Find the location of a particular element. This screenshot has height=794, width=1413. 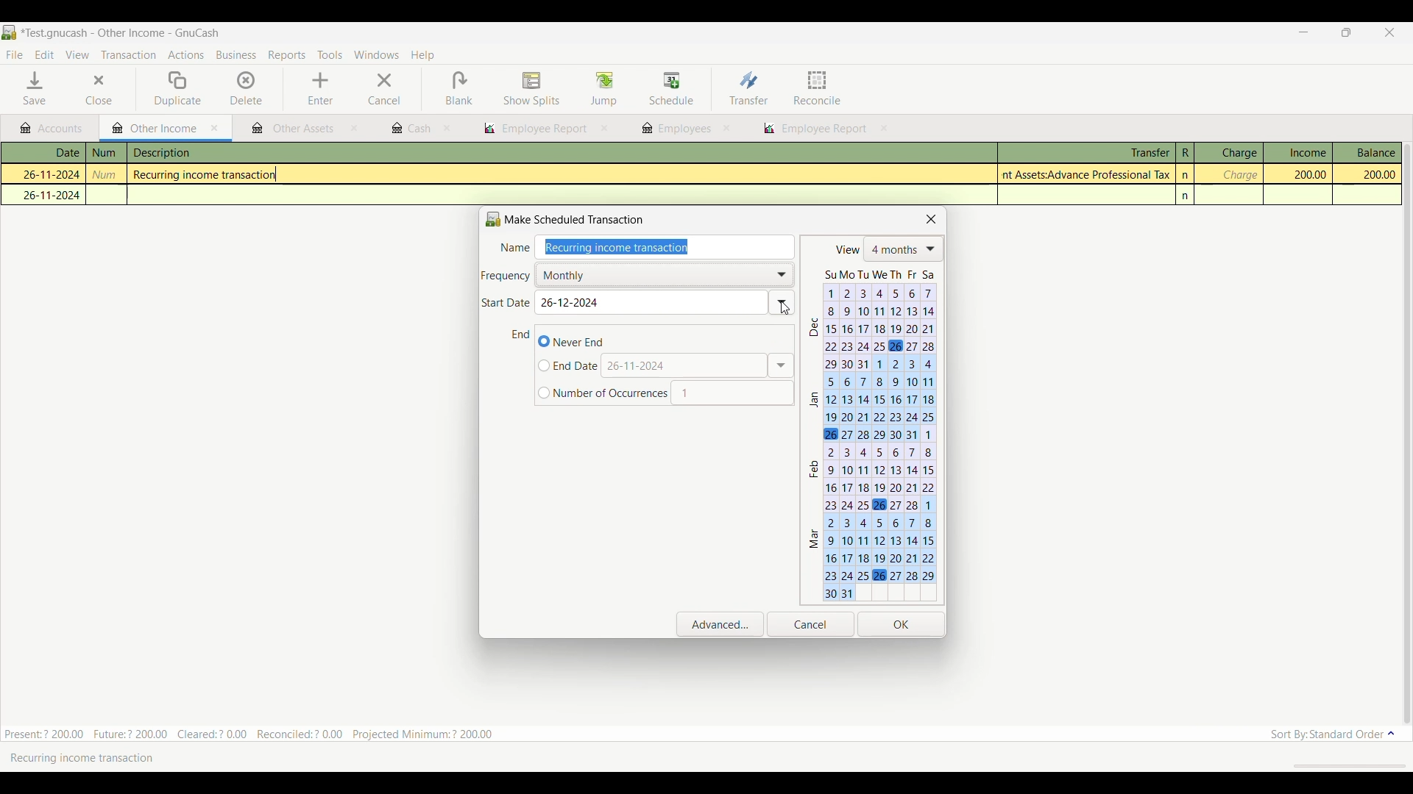

Cancel is located at coordinates (384, 89).